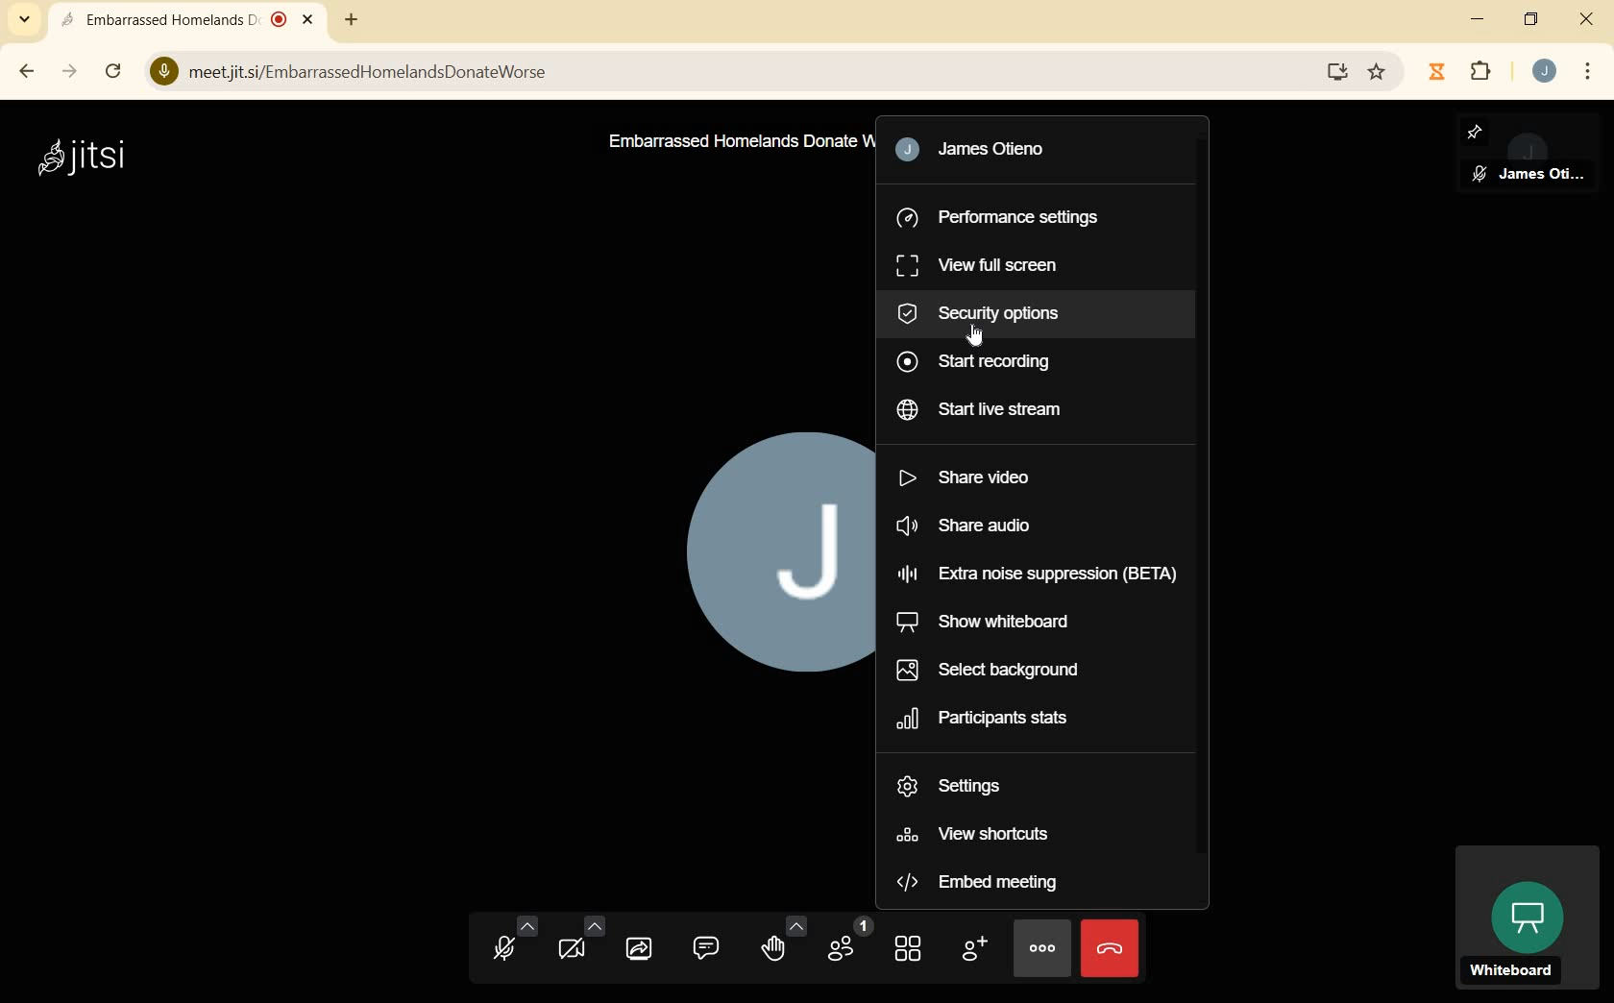  Describe the element at coordinates (976, 477) in the screenshot. I see `SHARE VIDEO` at that location.